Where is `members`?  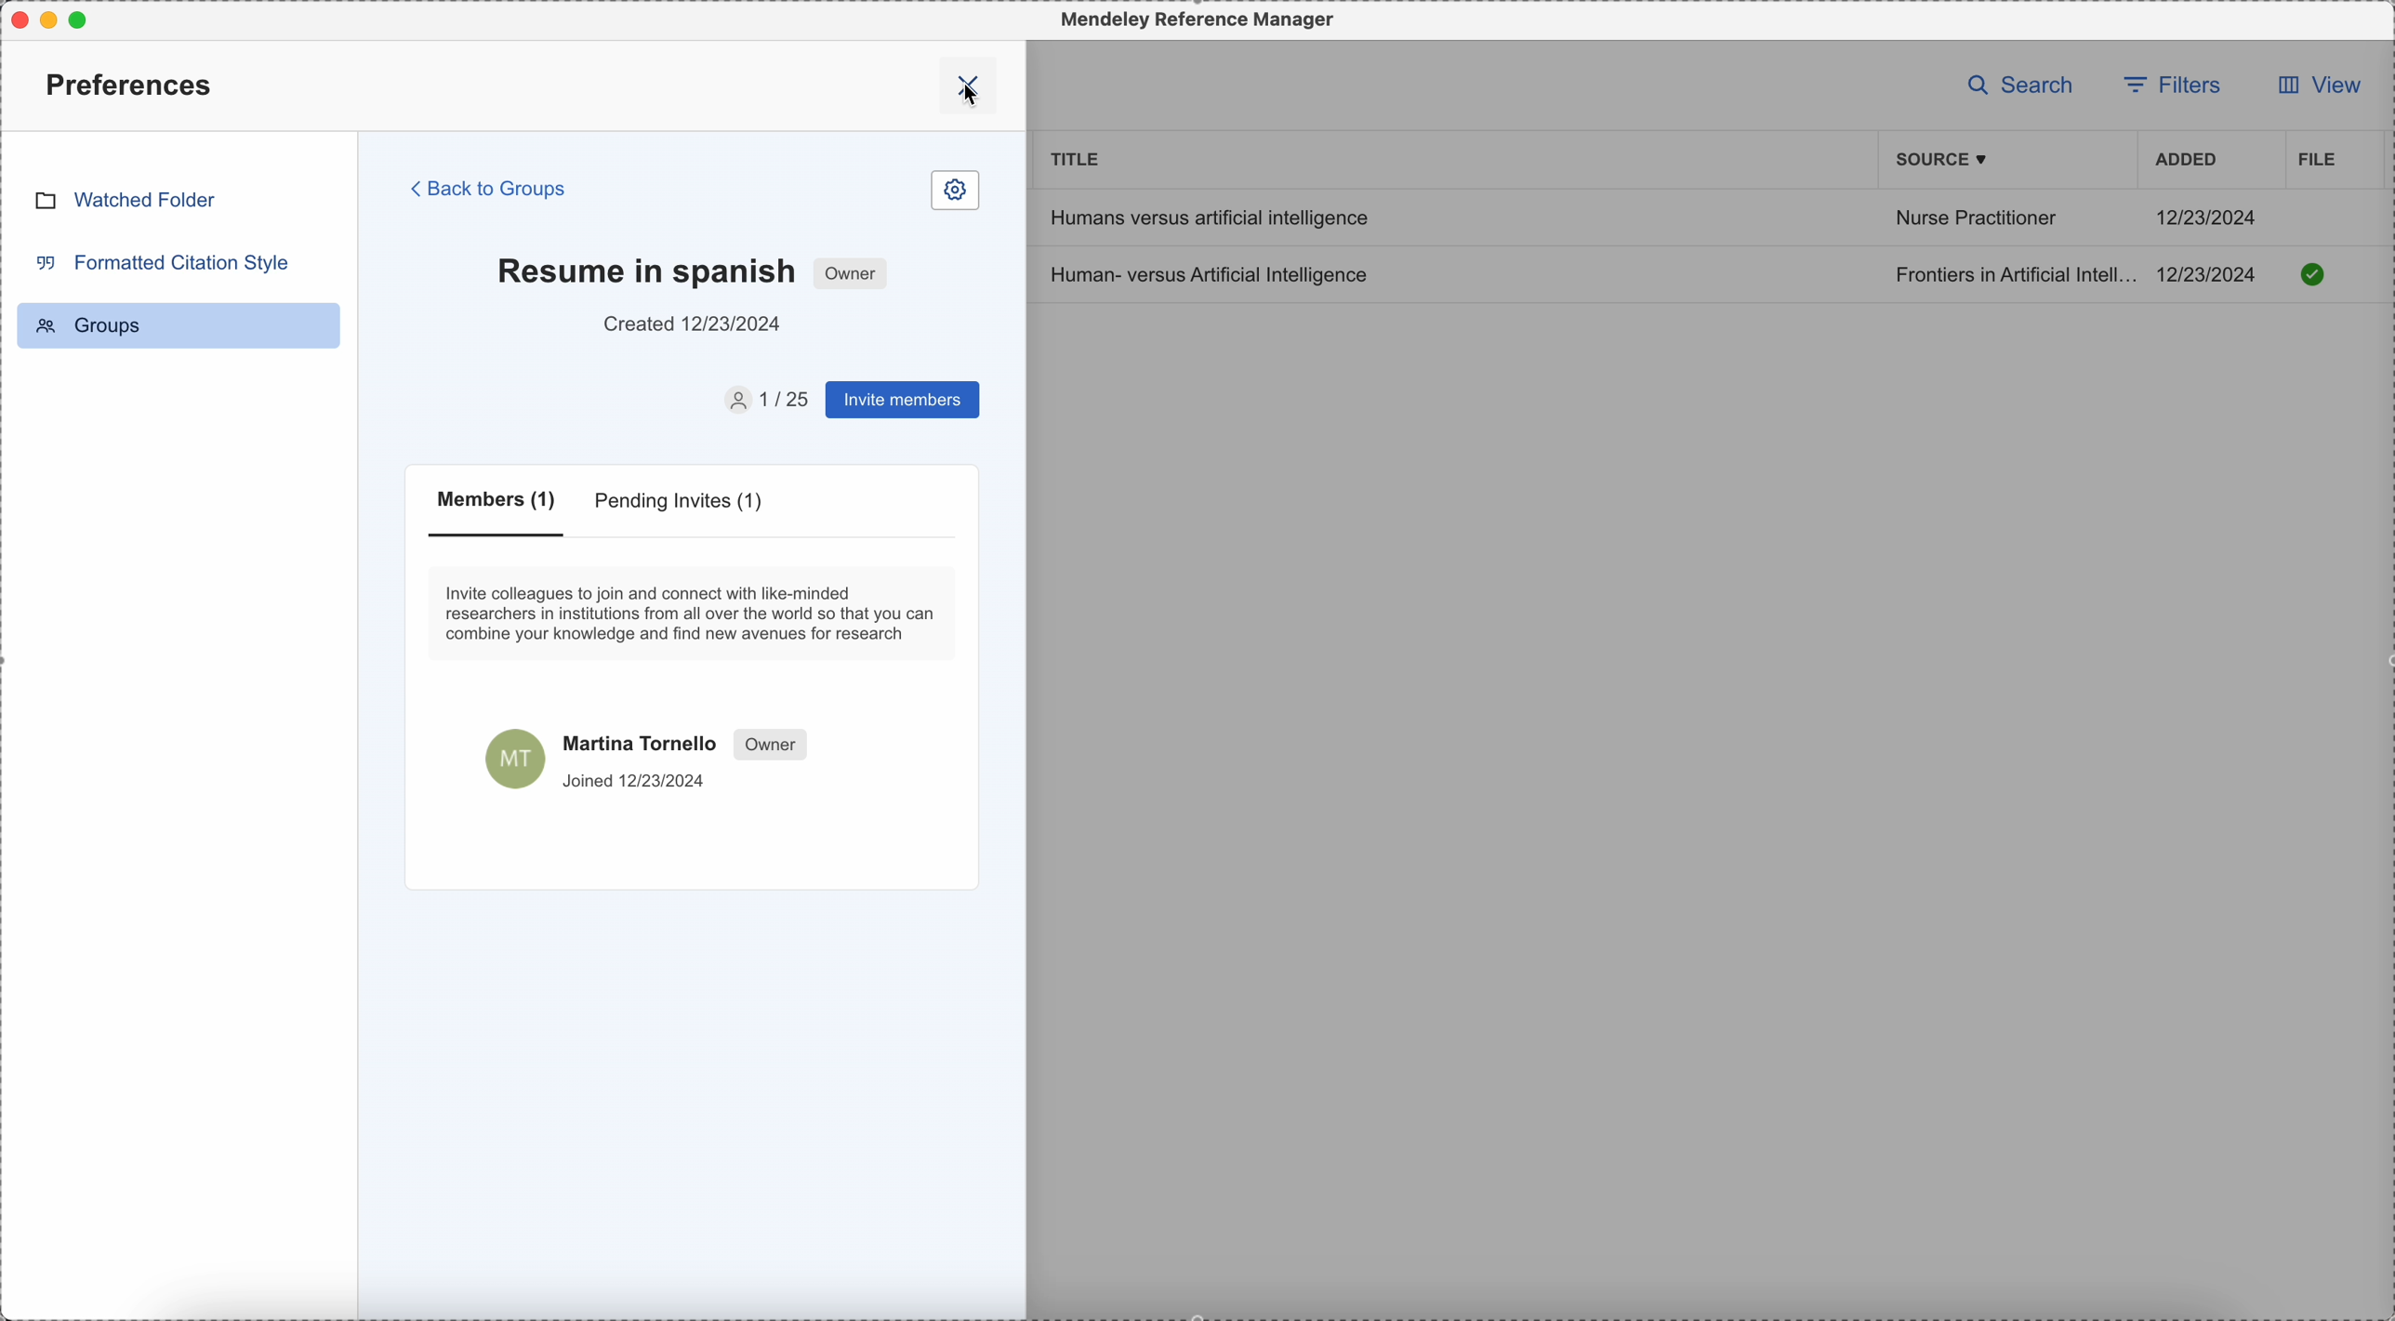 members is located at coordinates (500, 512).